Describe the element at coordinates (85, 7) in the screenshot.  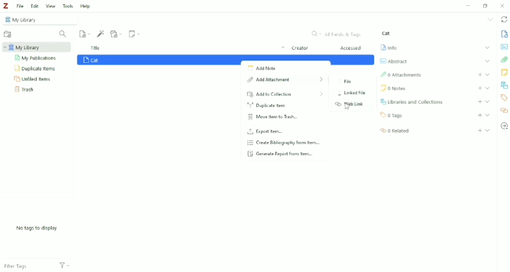
I see `Help` at that location.